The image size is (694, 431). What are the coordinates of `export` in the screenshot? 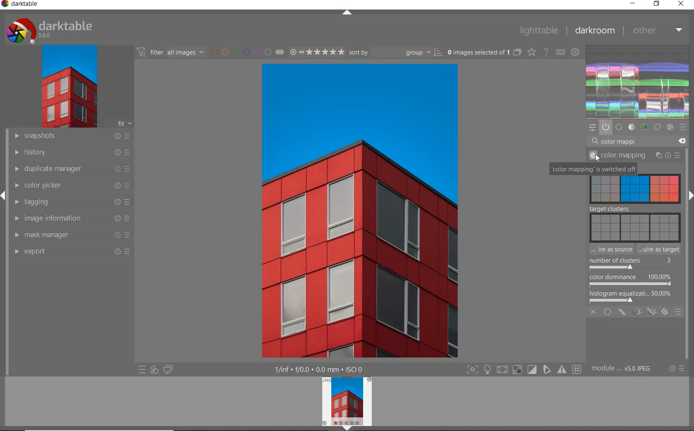 It's located at (71, 252).